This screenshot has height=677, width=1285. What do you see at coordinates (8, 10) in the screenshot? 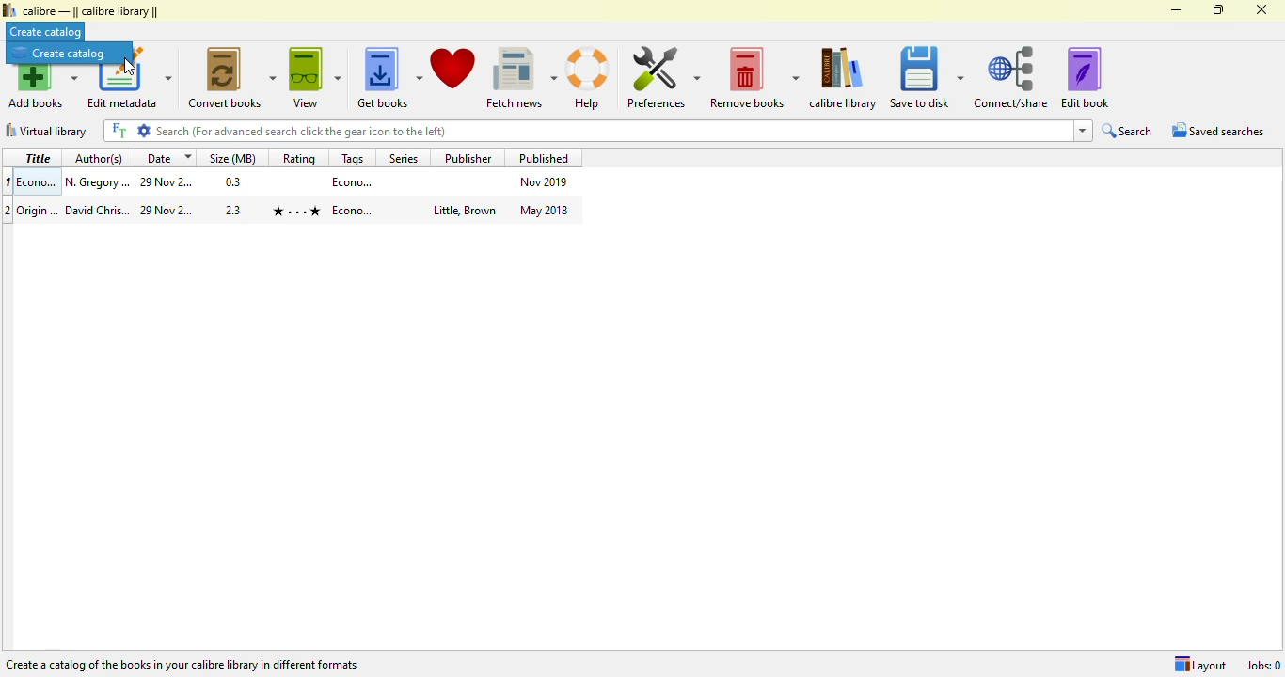
I see `logo` at bounding box center [8, 10].